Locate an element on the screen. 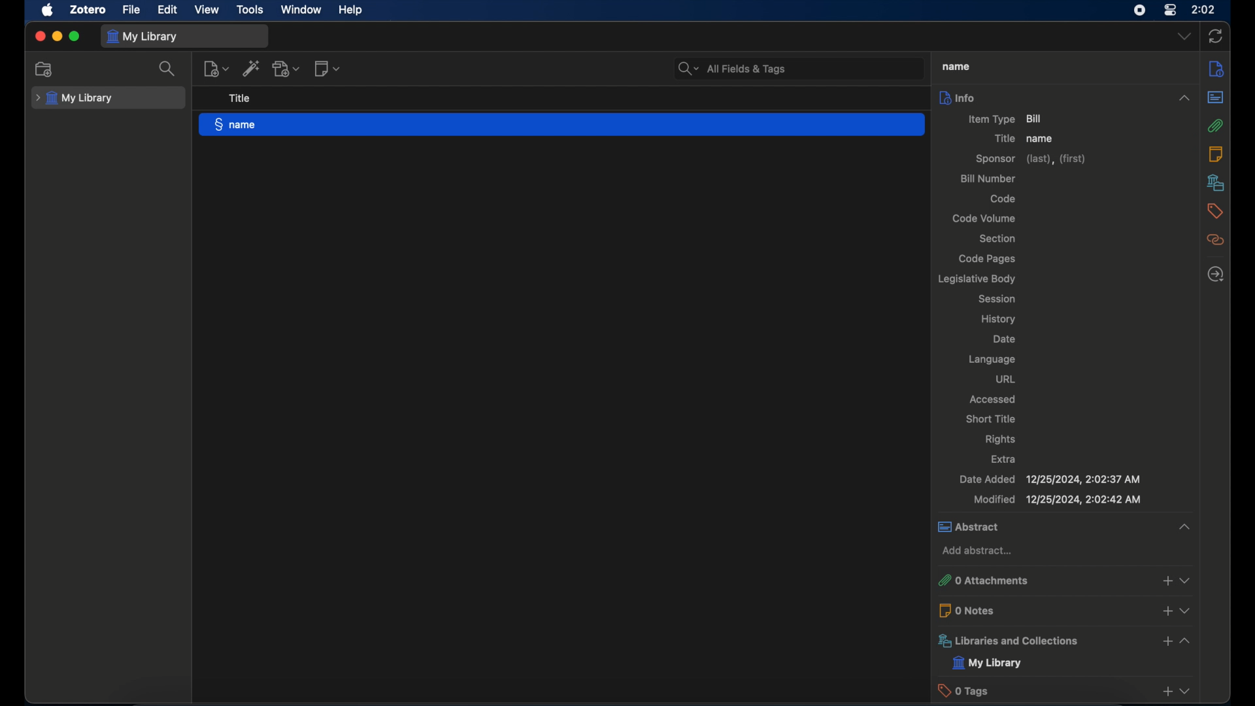 The image size is (1255, 706). code is located at coordinates (1003, 198).